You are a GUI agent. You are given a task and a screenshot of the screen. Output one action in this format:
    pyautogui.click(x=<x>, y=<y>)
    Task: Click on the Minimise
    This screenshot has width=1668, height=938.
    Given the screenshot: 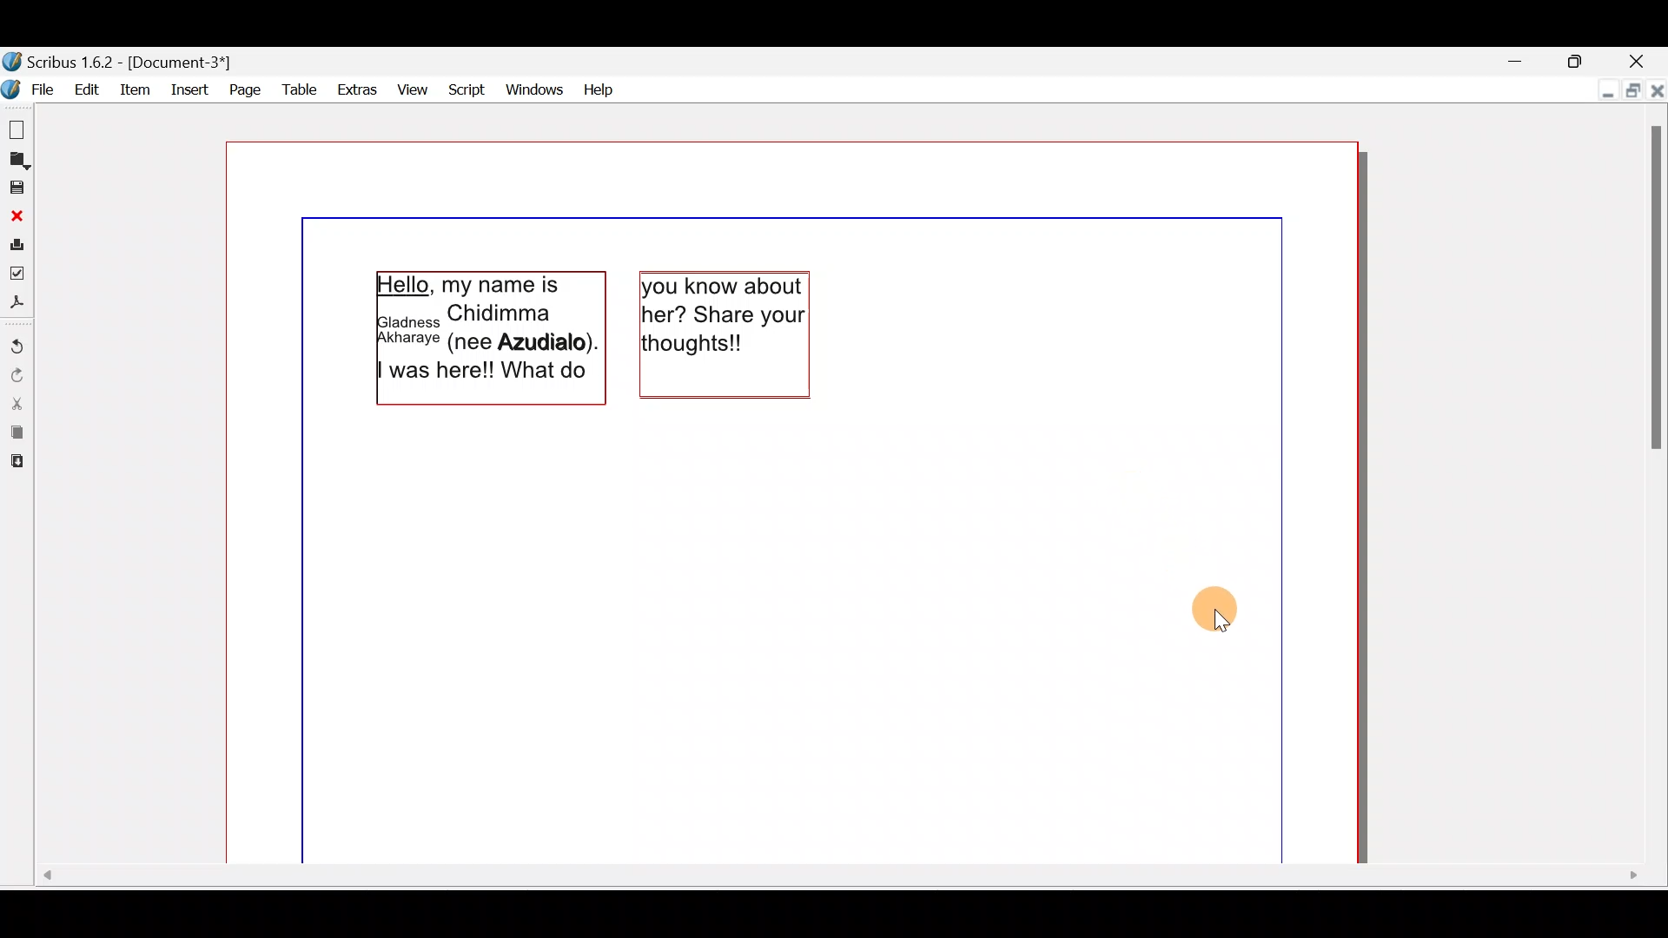 What is the action you would take?
    pyautogui.click(x=1515, y=60)
    